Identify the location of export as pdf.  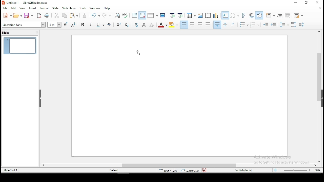
(39, 16).